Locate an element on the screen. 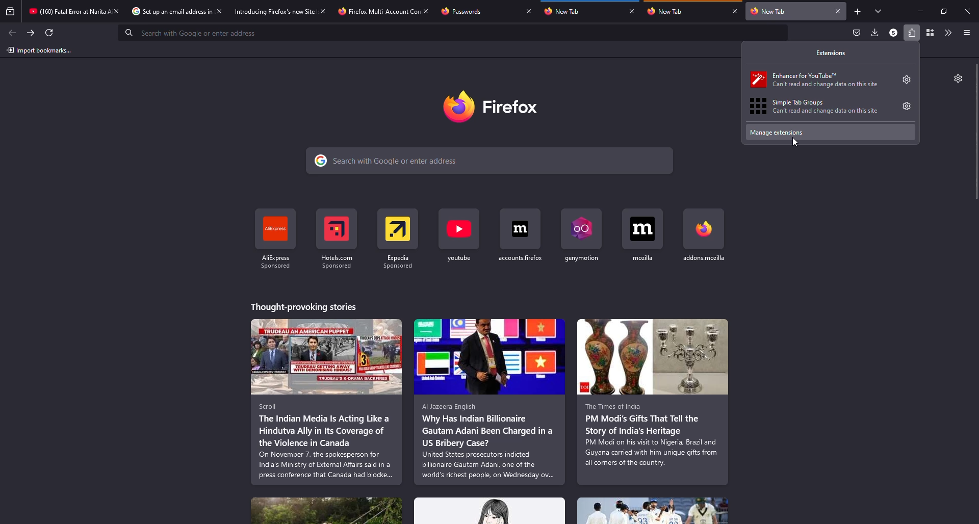  close is located at coordinates (116, 11).